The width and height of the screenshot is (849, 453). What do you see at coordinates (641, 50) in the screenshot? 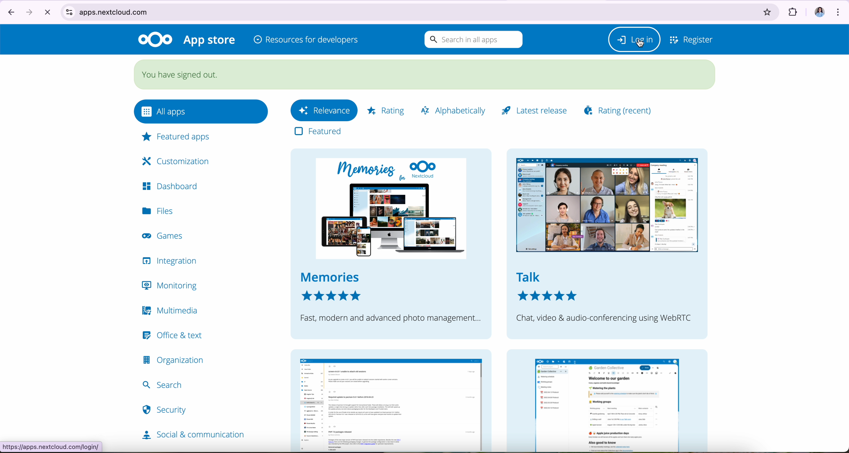
I see `cursor` at bounding box center [641, 50].